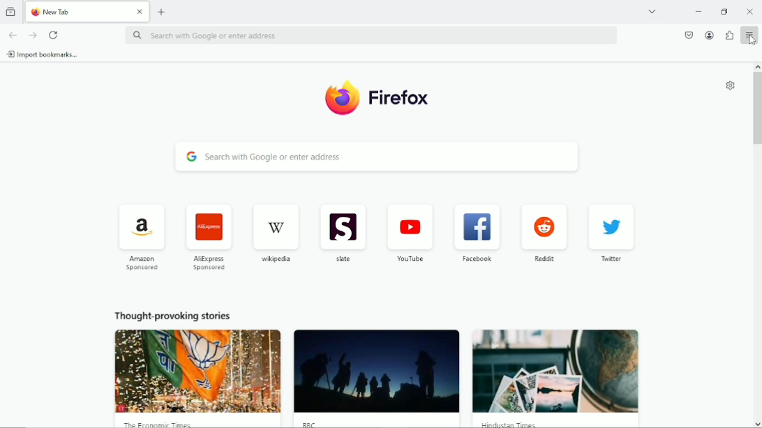 This screenshot has width=762, height=428. I want to click on import bookmarks, so click(46, 55).